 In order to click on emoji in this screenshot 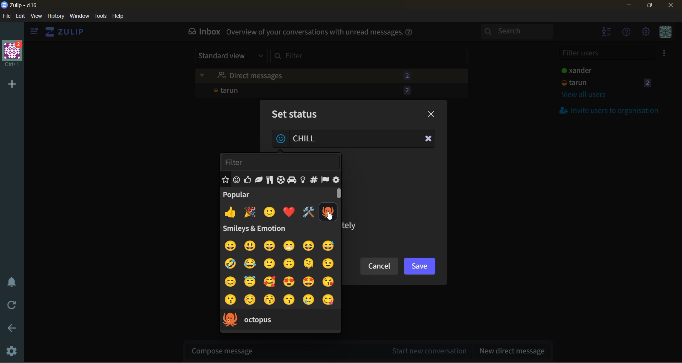, I will do `click(269, 299)`.